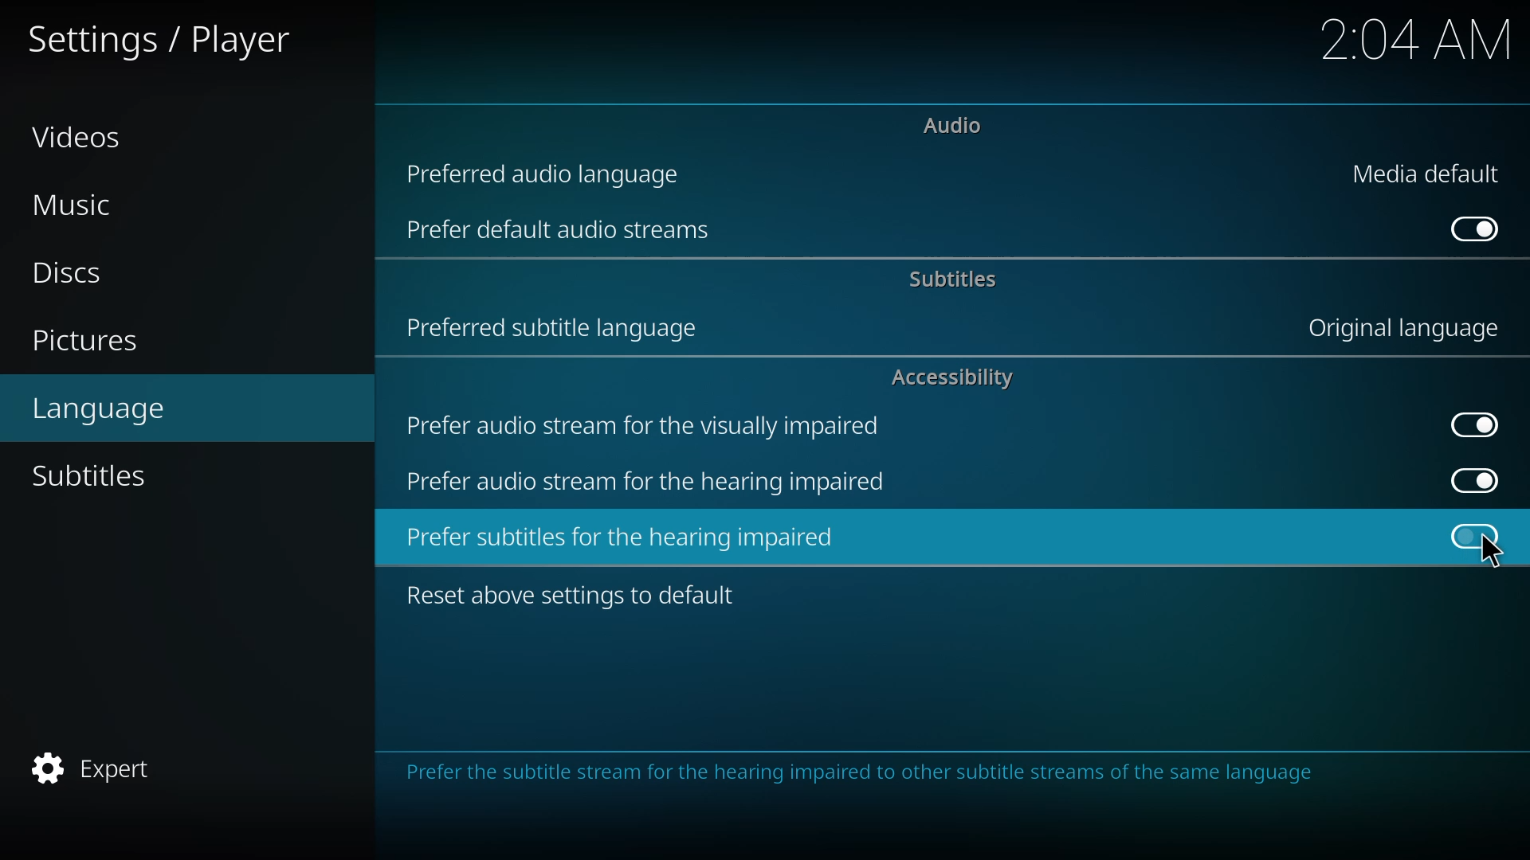 The height and width of the screenshot is (860, 1530). What do you see at coordinates (1413, 37) in the screenshot?
I see `time` at bounding box center [1413, 37].